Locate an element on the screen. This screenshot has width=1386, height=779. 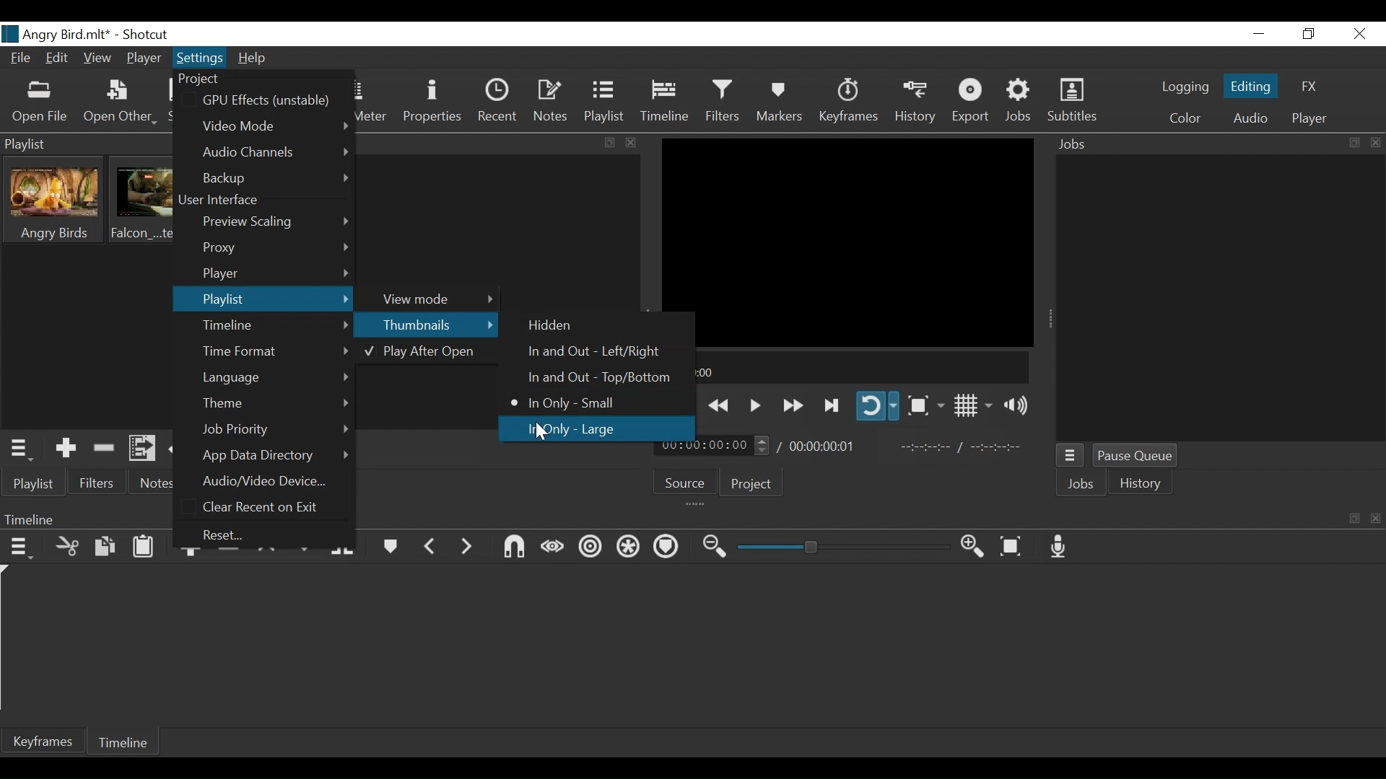
Play quickly backward is located at coordinates (720, 405).